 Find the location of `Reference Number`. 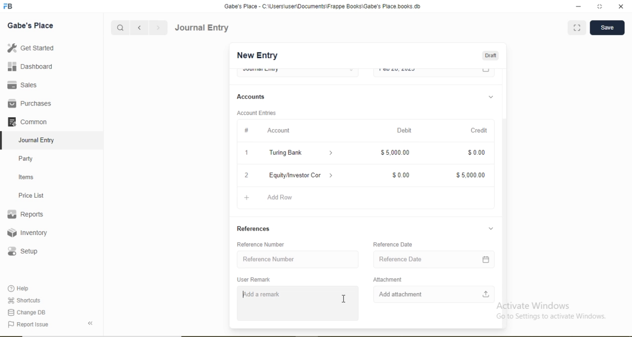

Reference Number is located at coordinates (269, 259).